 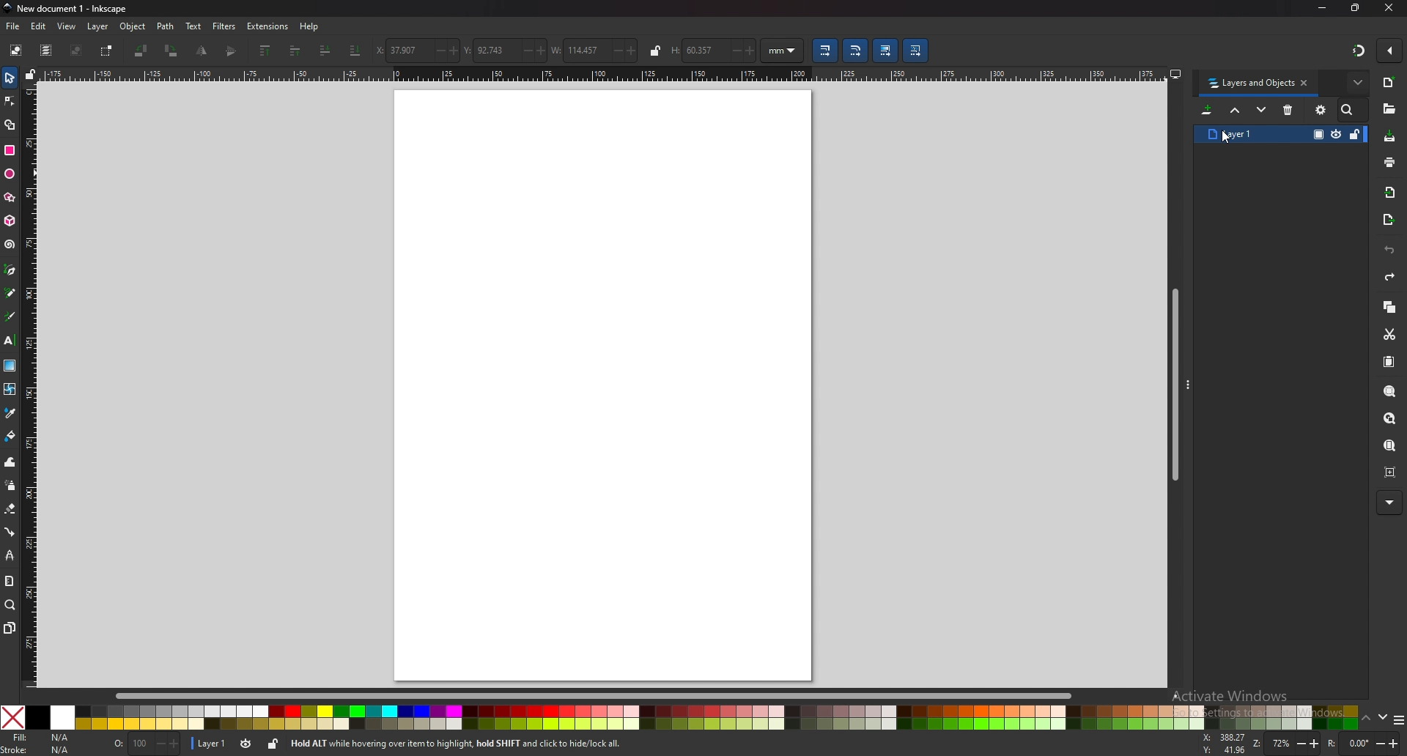 What do you see at coordinates (1261, 108) in the screenshot?
I see `move down` at bounding box center [1261, 108].